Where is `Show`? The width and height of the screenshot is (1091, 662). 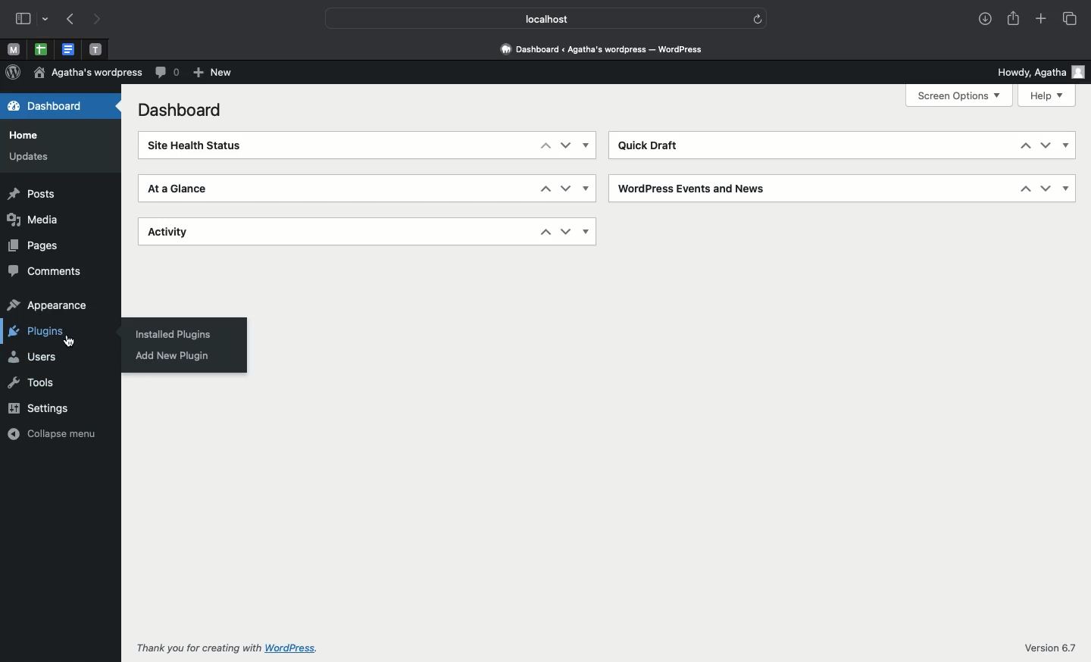
Show is located at coordinates (1068, 145).